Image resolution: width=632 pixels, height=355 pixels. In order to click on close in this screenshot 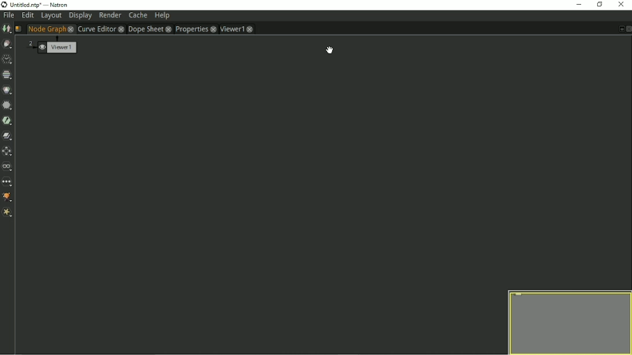, I will do `click(70, 29)`.